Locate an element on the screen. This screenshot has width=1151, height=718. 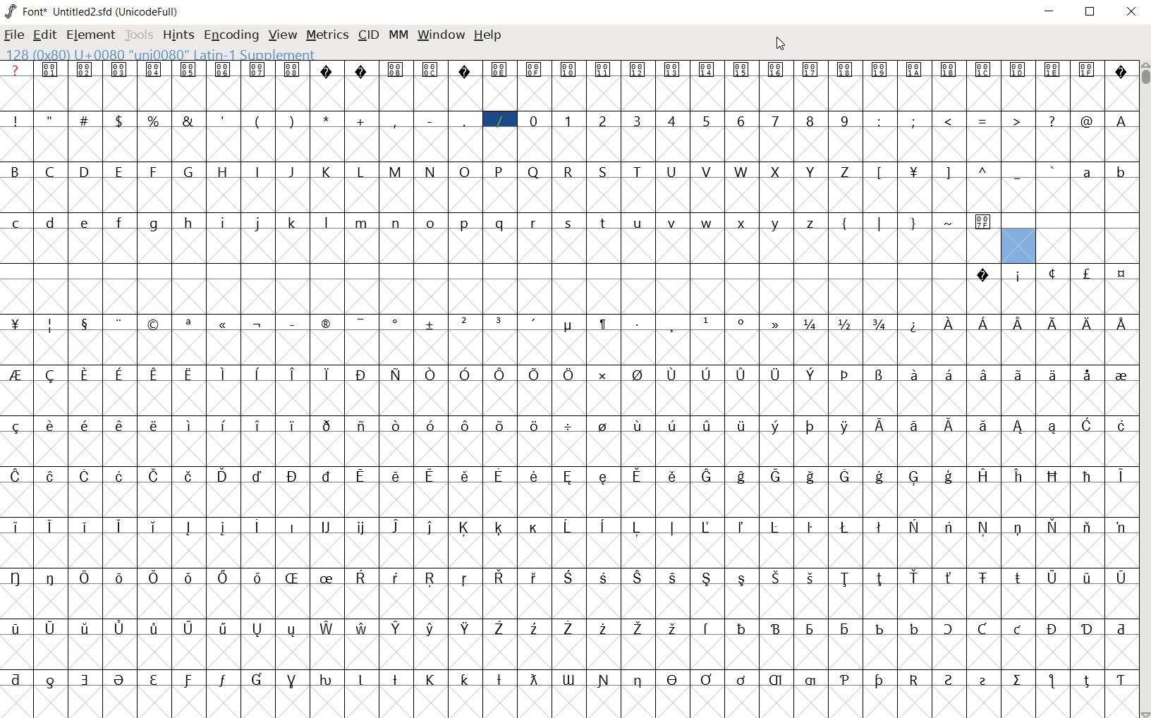
glyph is located at coordinates (1054, 170).